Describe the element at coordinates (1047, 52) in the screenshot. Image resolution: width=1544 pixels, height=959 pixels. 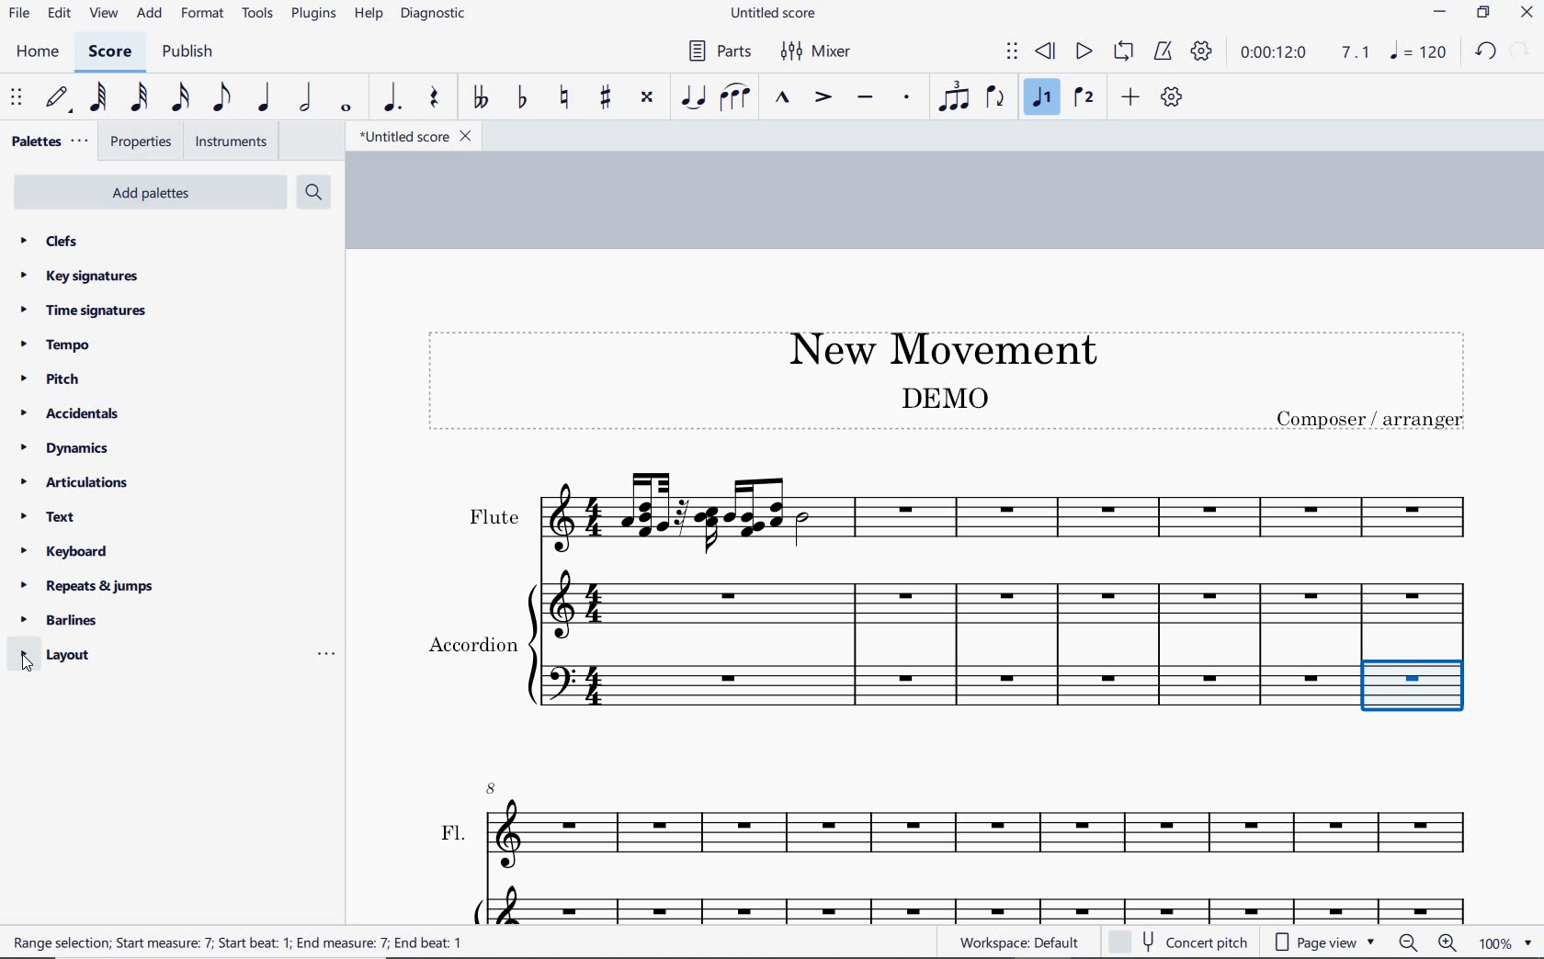
I see `rewind` at that location.